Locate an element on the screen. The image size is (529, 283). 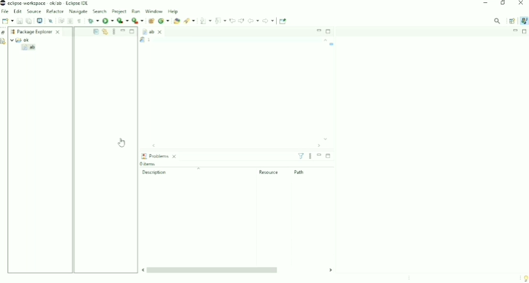
Vertical scrollbar is located at coordinates (325, 90).